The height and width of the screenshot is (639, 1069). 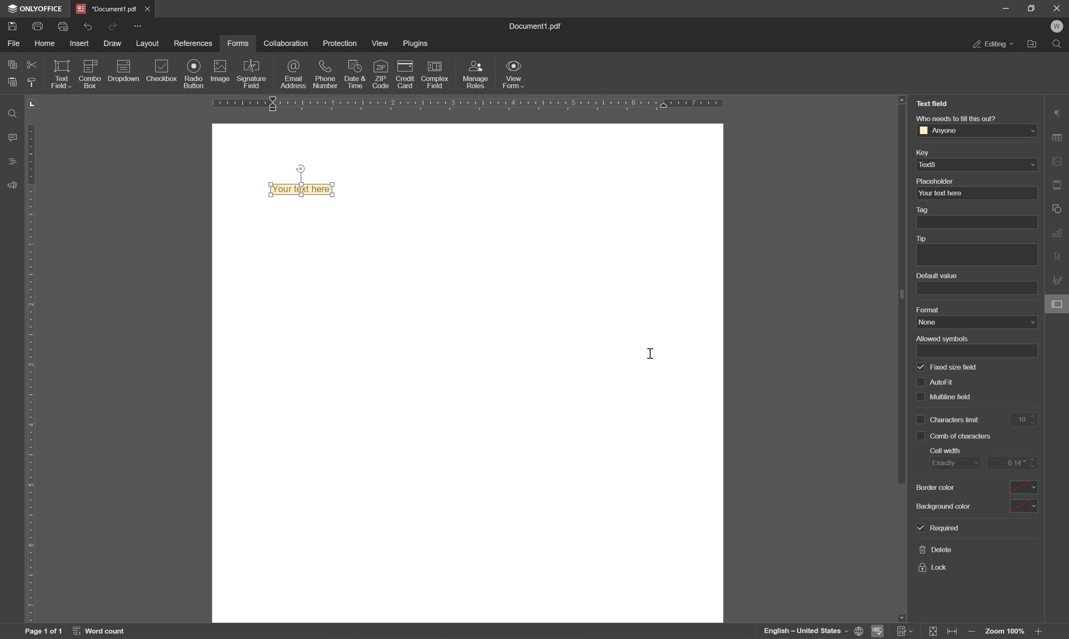 I want to click on collaboration, so click(x=287, y=44).